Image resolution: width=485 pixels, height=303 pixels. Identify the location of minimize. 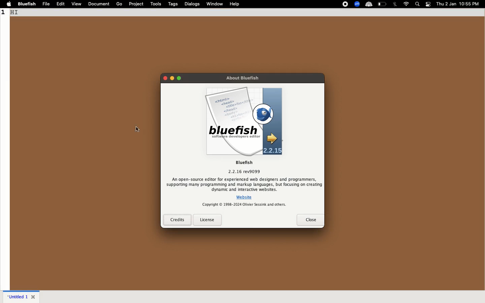
(172, 78).